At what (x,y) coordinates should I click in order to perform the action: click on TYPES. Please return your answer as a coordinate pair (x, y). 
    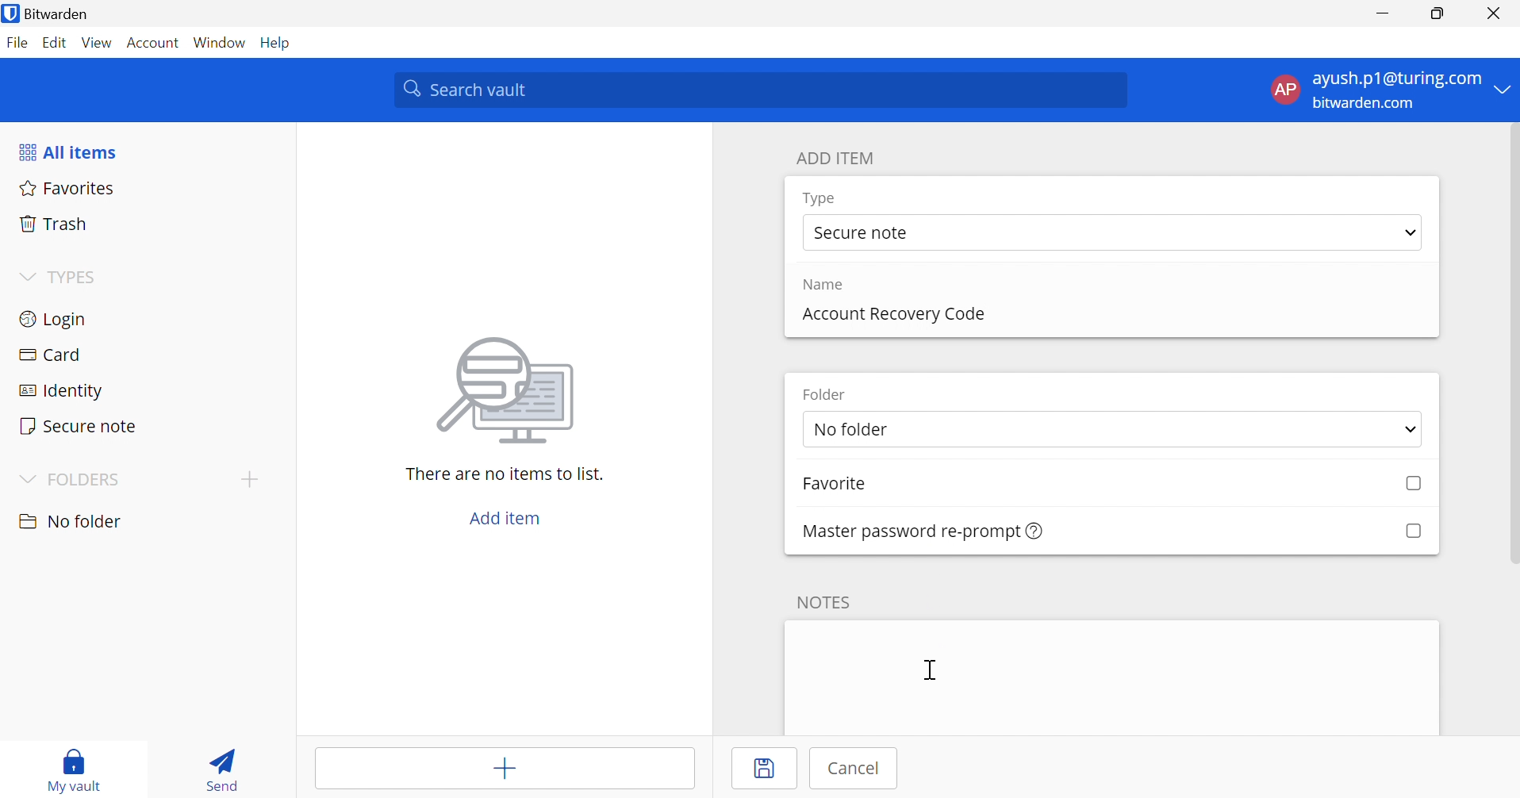
    Looking at the image, I should click on (76, 278).